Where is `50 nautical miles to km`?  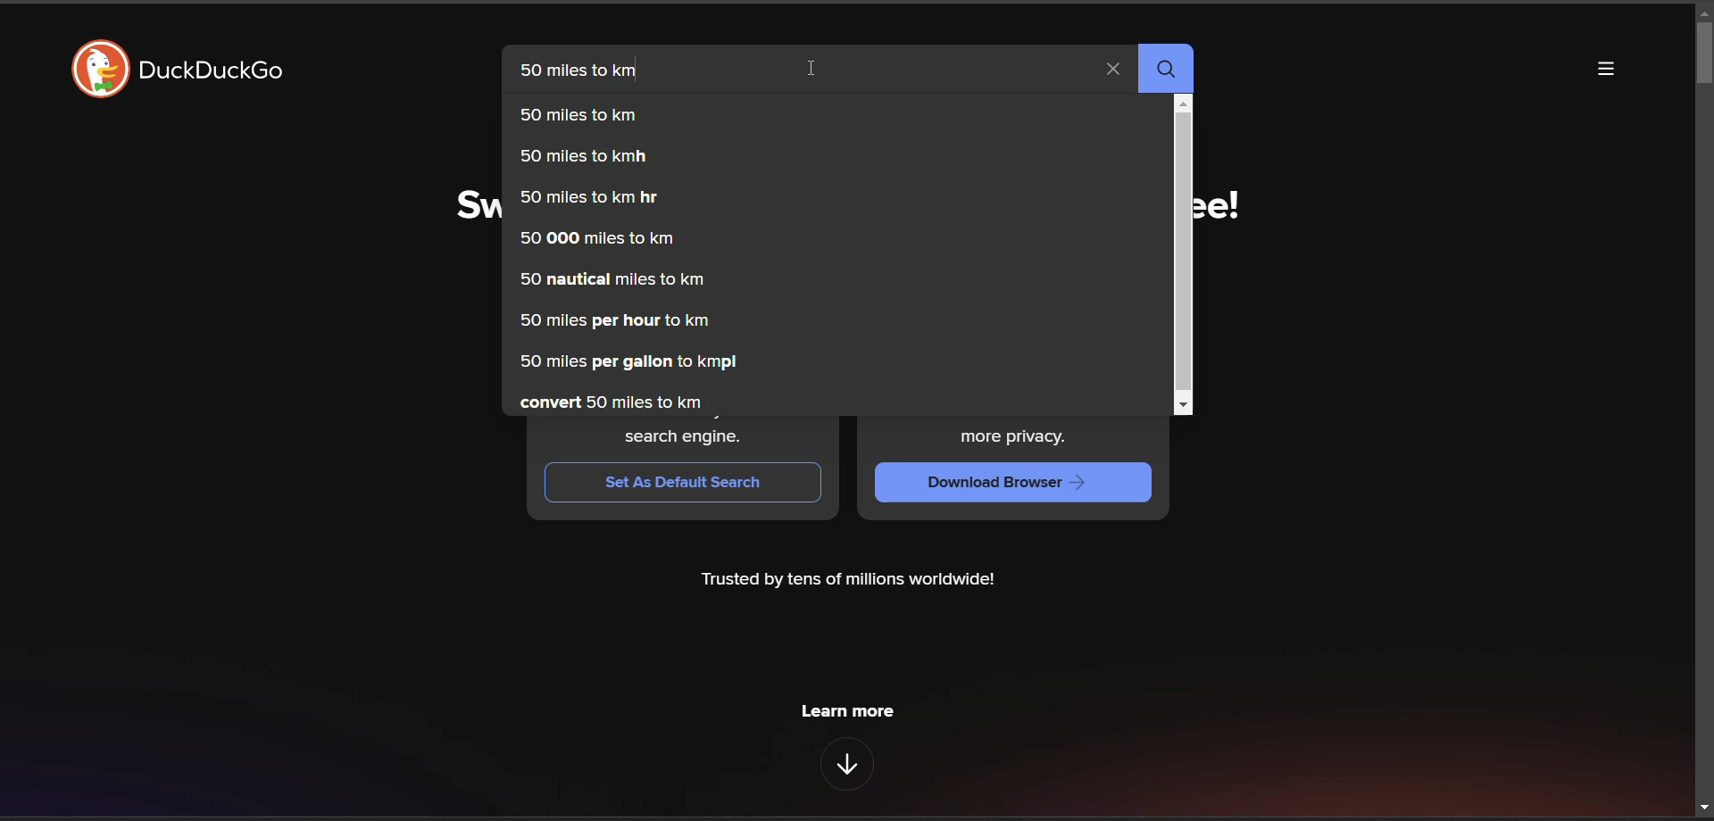
50 nautical miles to km is located at coordinates (617, 281).